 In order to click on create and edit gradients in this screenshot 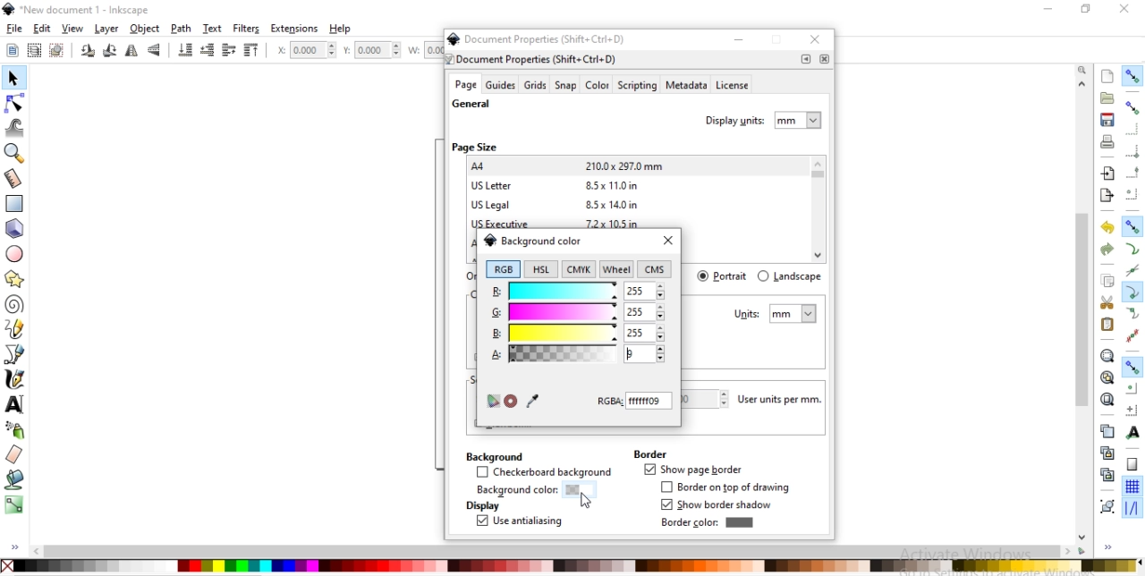, I will do `click(14, 504)`.